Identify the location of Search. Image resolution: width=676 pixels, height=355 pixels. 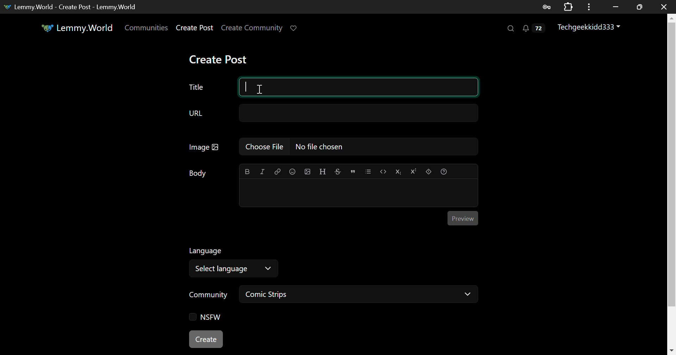
(510, 29).